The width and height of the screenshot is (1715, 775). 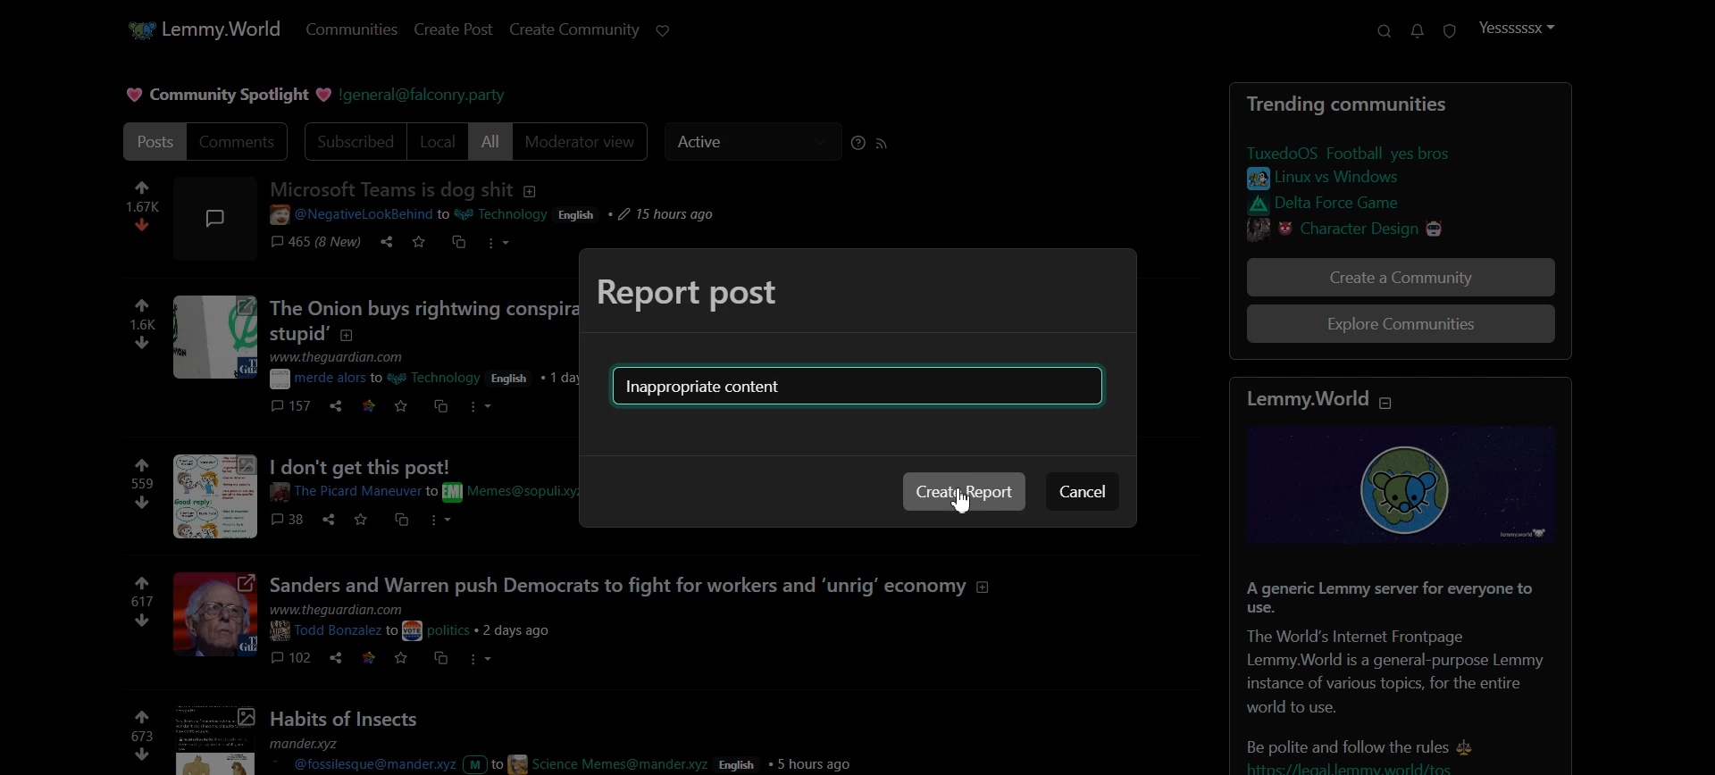 I want to click on Active, so click(x=751, y=142).